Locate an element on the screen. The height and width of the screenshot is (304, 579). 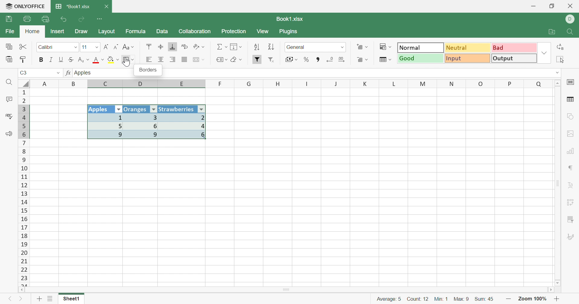
A is located at coordinates (45, 83).